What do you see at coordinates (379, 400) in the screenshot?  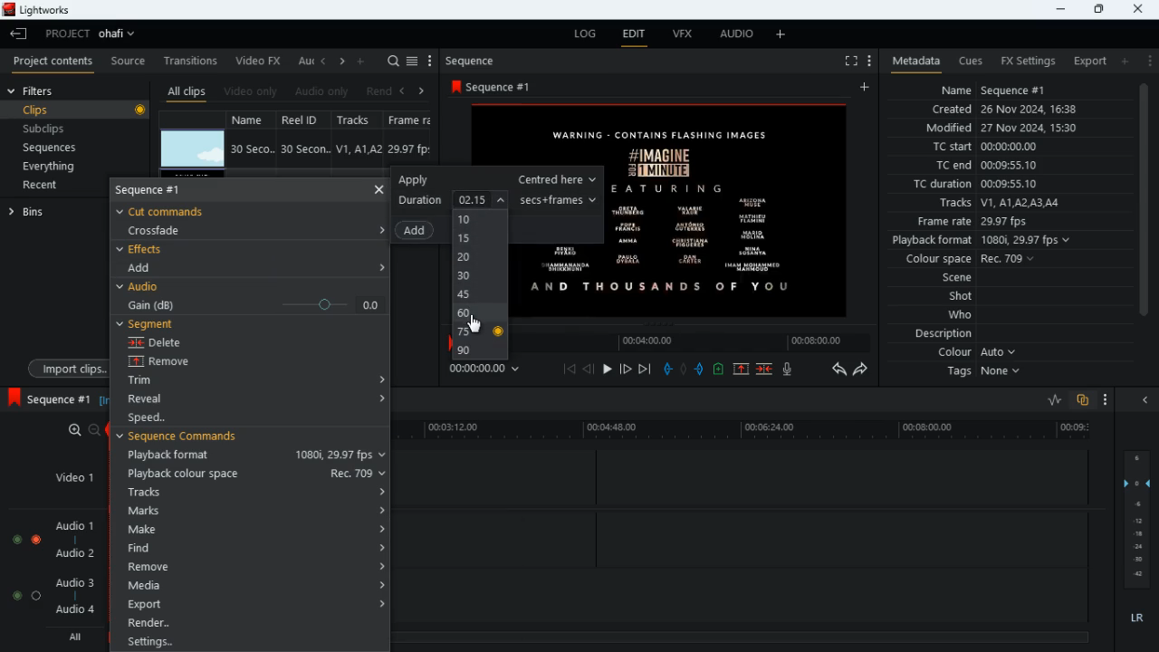 I see `Accordion` at bounding box center [379, 400].